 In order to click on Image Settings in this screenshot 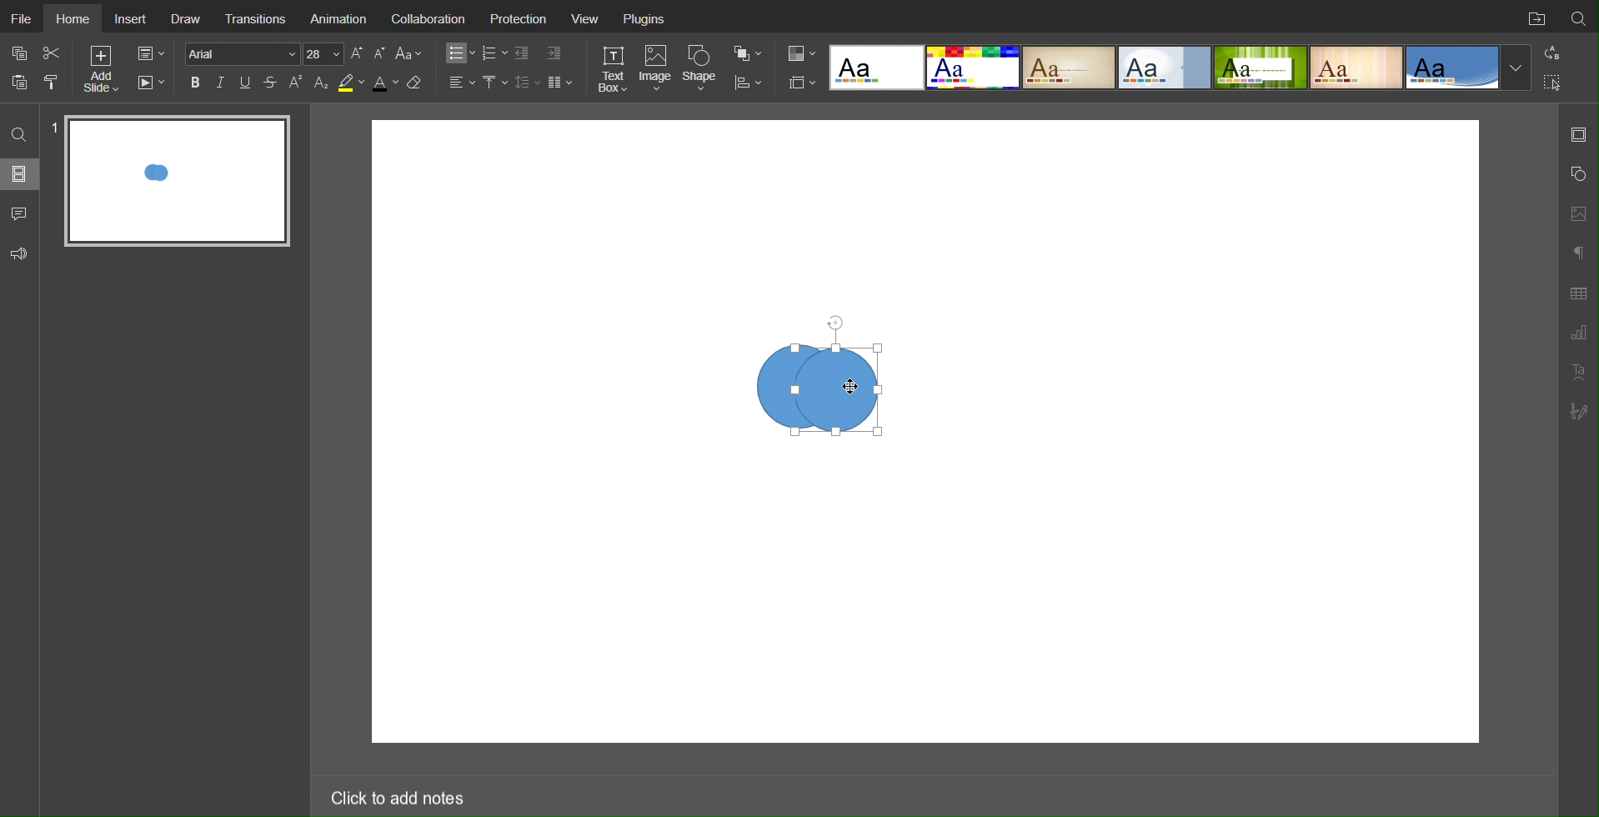, I will do `click(1577, 212)`.